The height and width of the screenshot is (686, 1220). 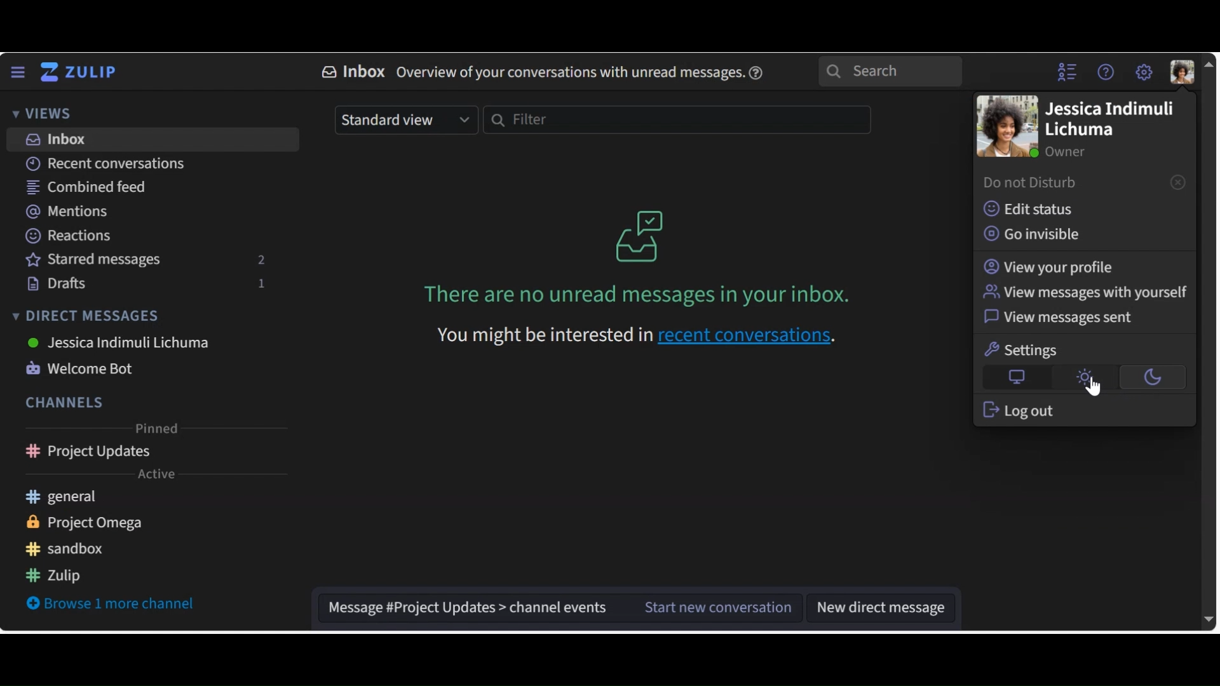 I want to click on Filter, so click(x=676, y=120).